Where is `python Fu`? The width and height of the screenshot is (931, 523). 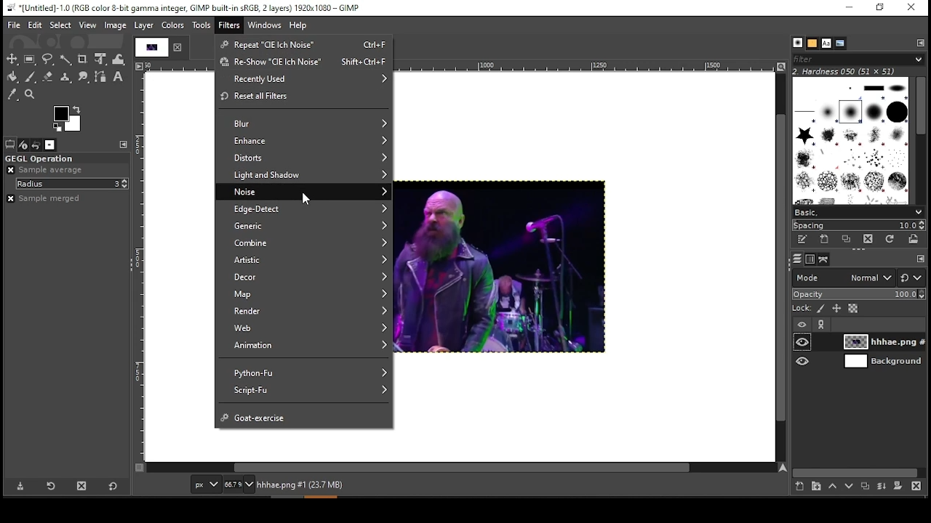 python Fu is located at coordinates (305, 369).